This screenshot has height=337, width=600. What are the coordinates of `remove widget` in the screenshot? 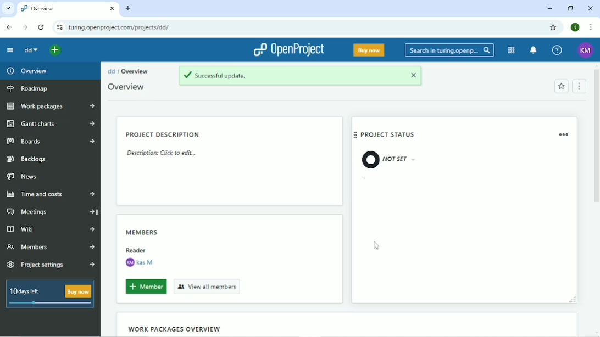 It's located at (565, 134).